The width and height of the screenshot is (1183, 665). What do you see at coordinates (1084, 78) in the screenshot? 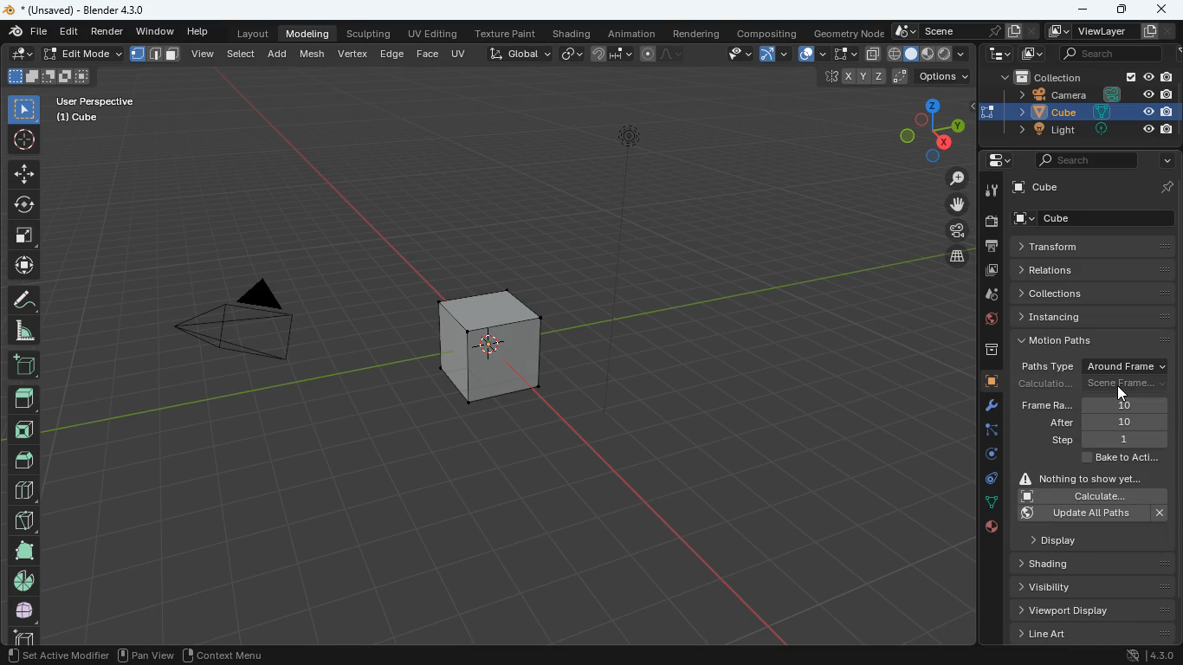
I see `collection` at bounding box center [1084, 78].